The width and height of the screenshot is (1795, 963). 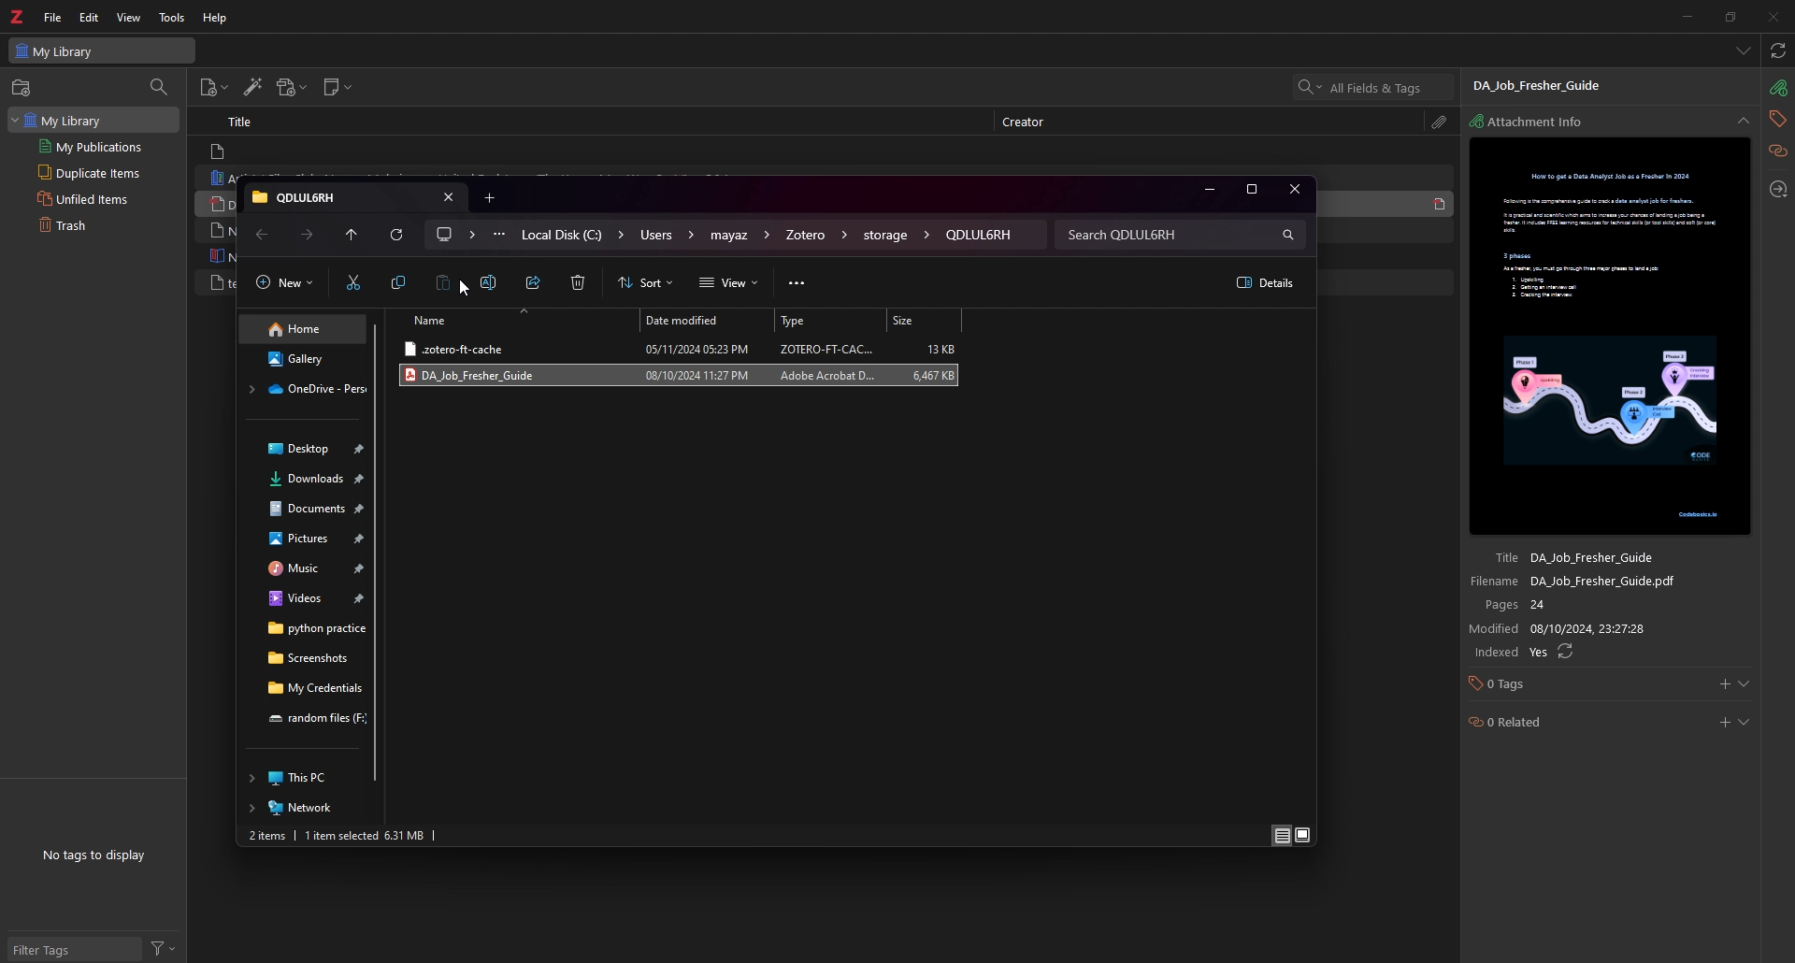 I want to click on folder, so click(x=572, y=236).